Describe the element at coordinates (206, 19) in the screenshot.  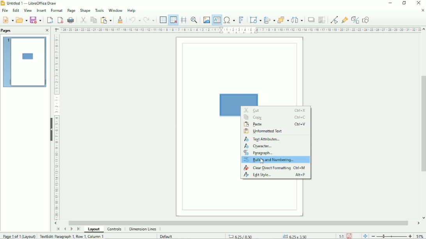
I see `Insert image` at that location.